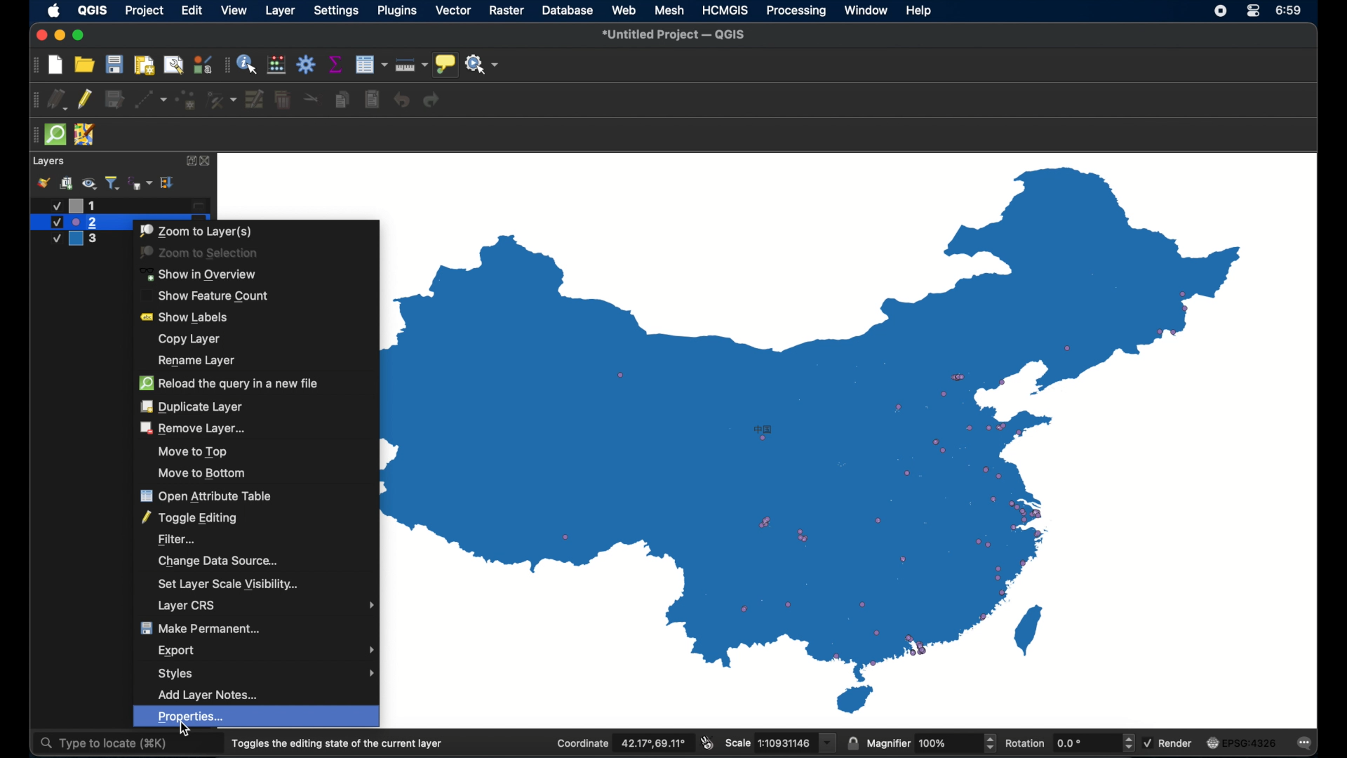 The height and width of the screenshot is (758, 1347). I want to click on time, so click(1290, 11).